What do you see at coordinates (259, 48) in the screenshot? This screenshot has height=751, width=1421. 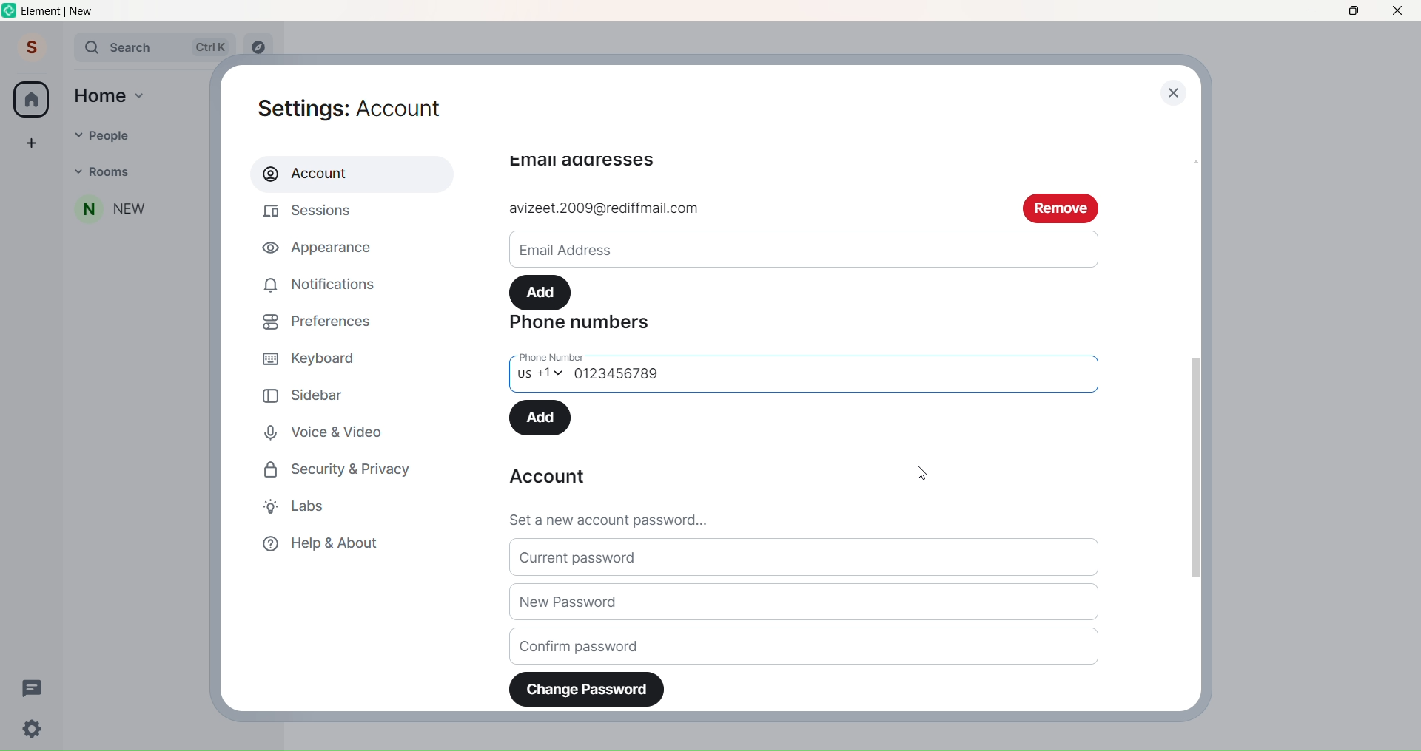 I see `Explore rooms` at bounding box center [259, 48].